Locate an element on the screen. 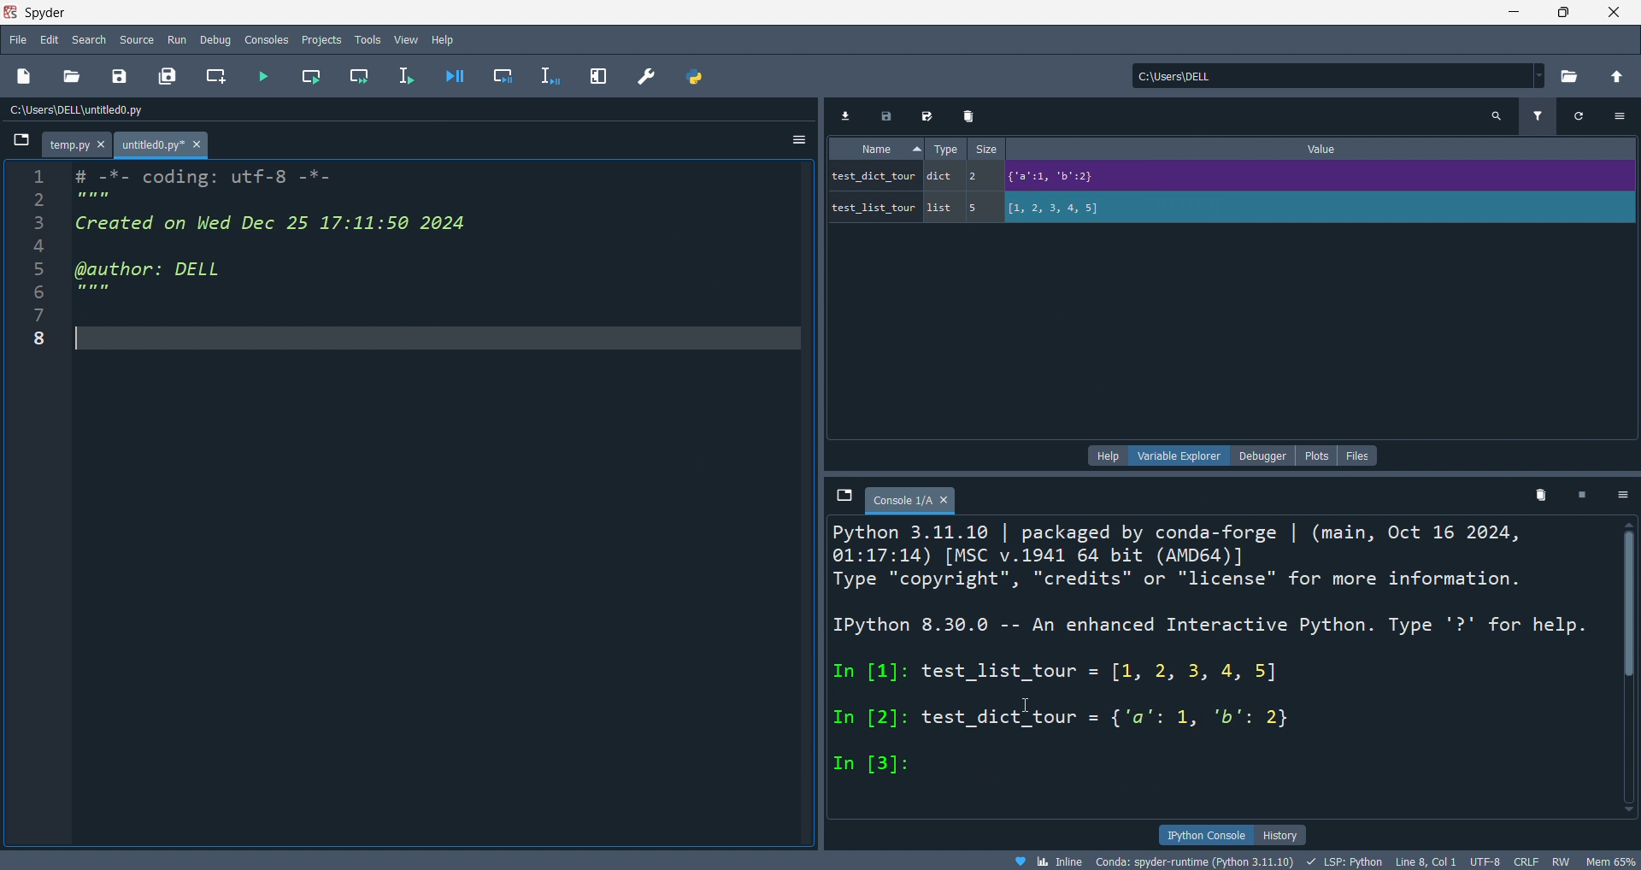  python path manager is located at coordinates (697, 78).